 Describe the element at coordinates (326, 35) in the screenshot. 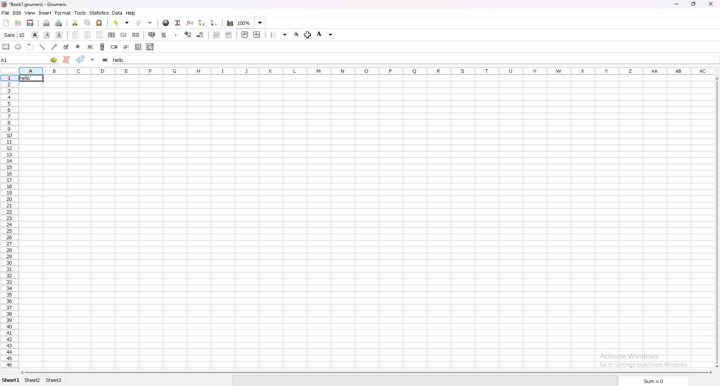

I see `background` at that location.